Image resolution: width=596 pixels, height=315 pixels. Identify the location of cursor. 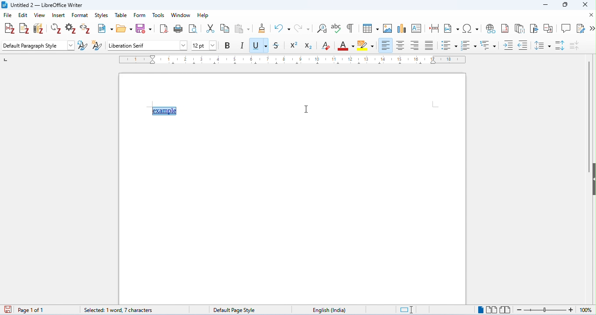
(495, 34).